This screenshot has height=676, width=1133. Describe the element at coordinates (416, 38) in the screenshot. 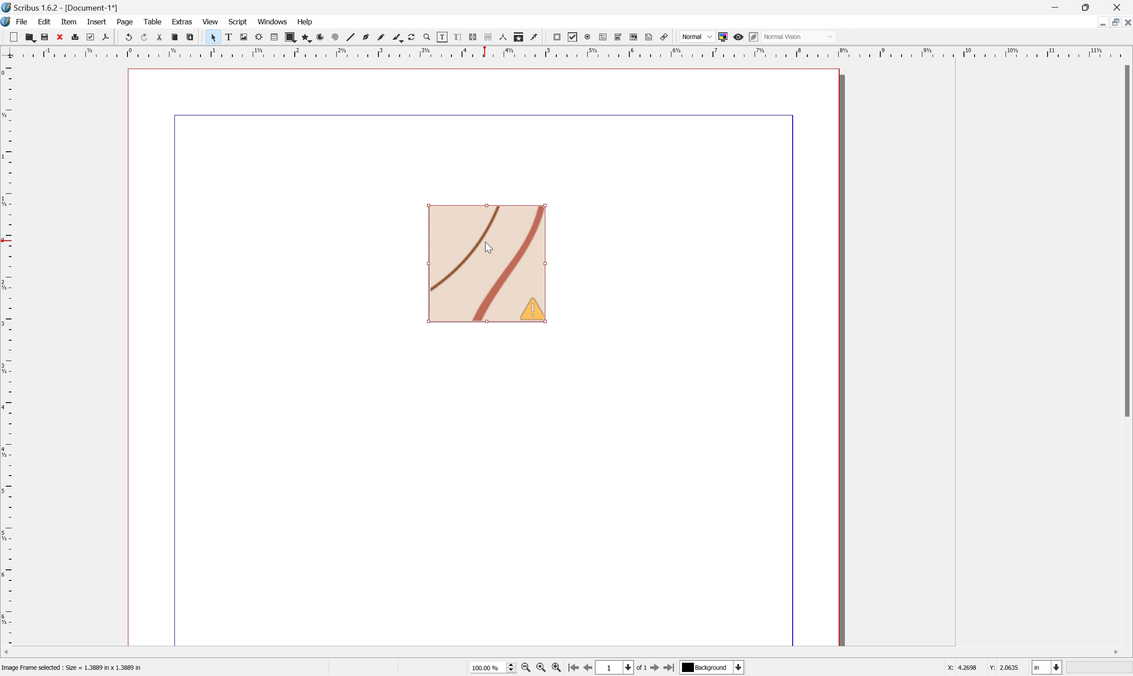

I see `Rotate item` at that location.